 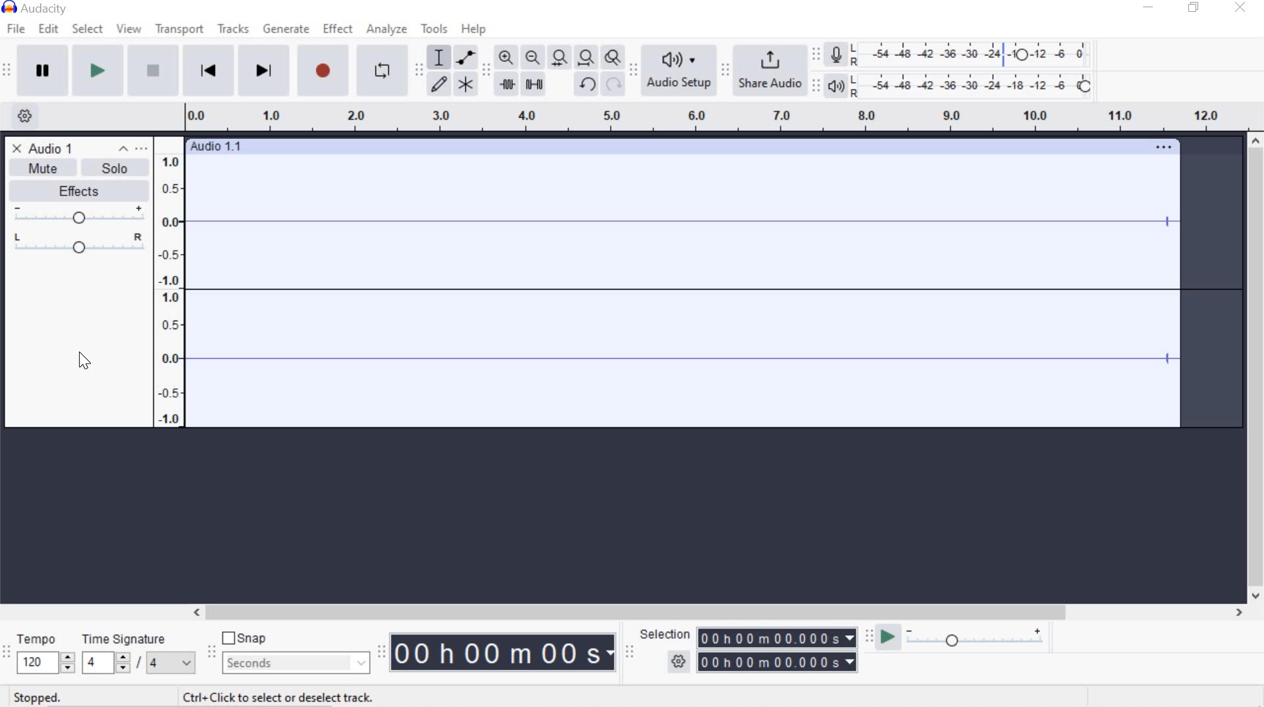 I want to click on tools, so click(x=434, y=29).